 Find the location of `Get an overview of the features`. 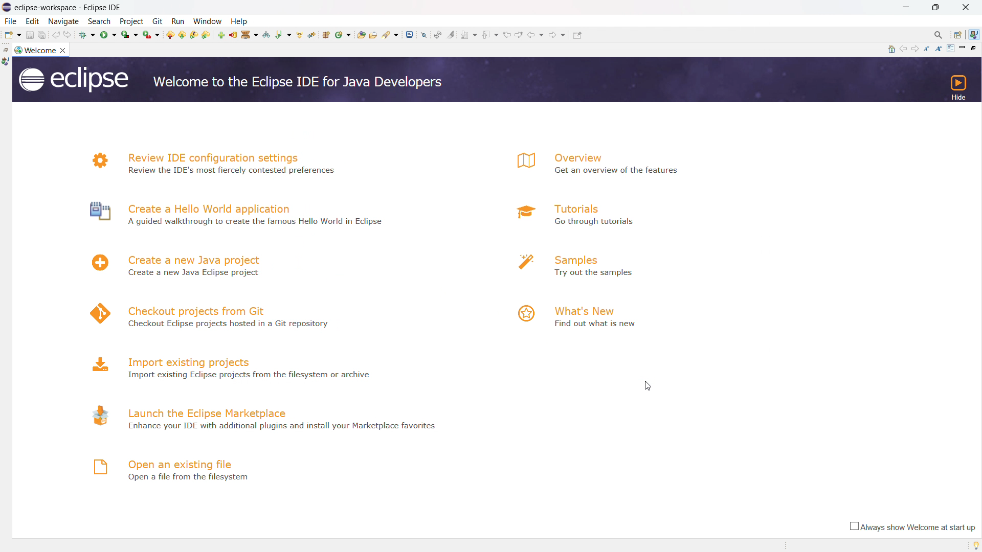

Get an overview of the features is located at coordinates (622, 172).